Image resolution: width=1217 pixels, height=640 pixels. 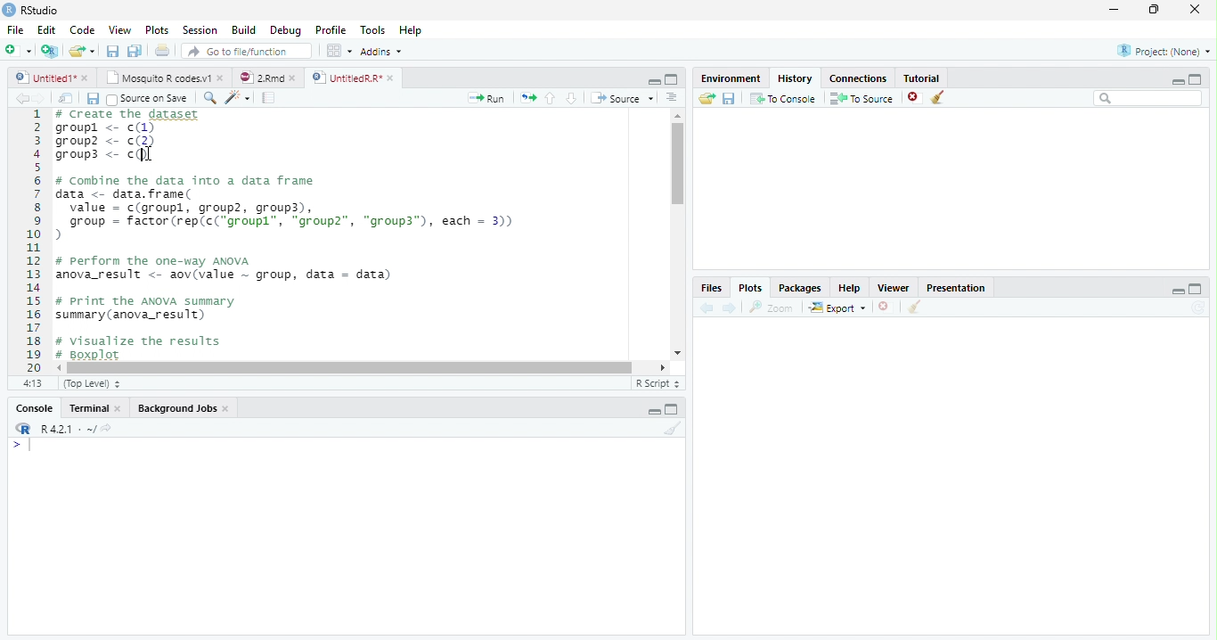 I want to click on Terminal, so click(x=96, y=408).